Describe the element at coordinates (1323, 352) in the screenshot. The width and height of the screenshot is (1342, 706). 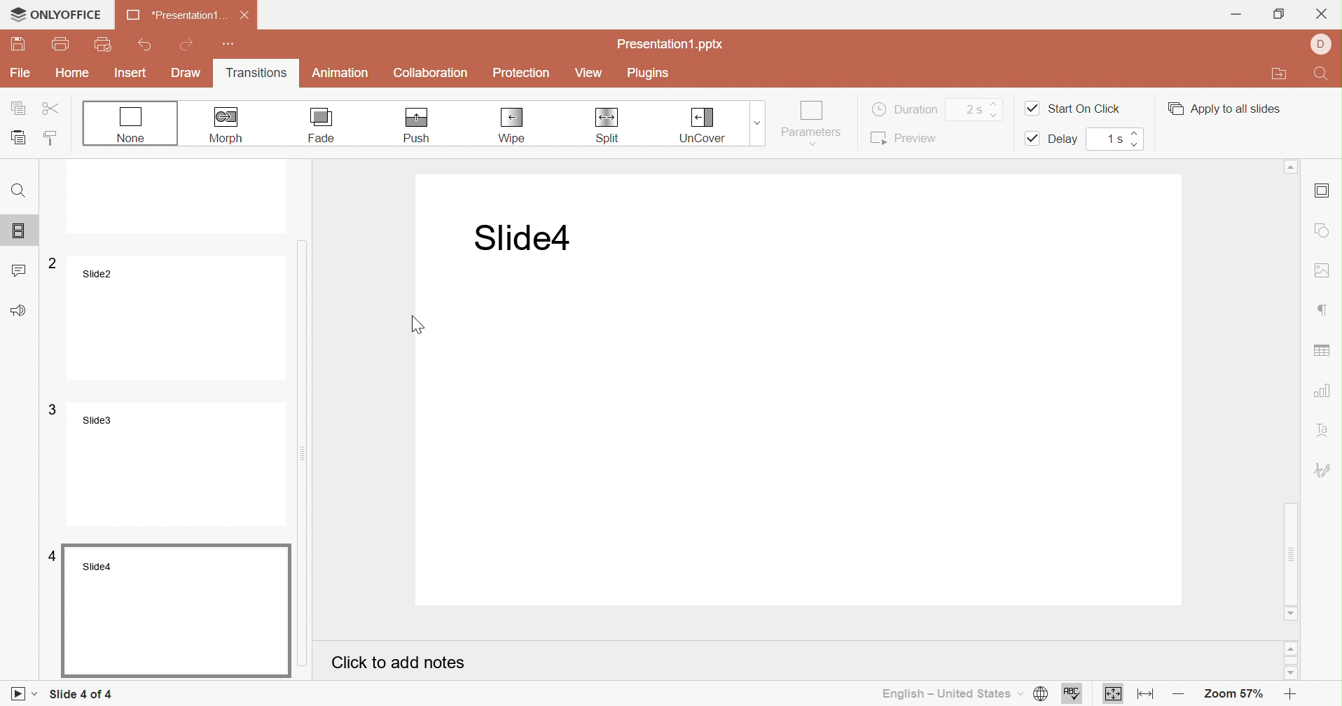
I see `Insert table` at that location.